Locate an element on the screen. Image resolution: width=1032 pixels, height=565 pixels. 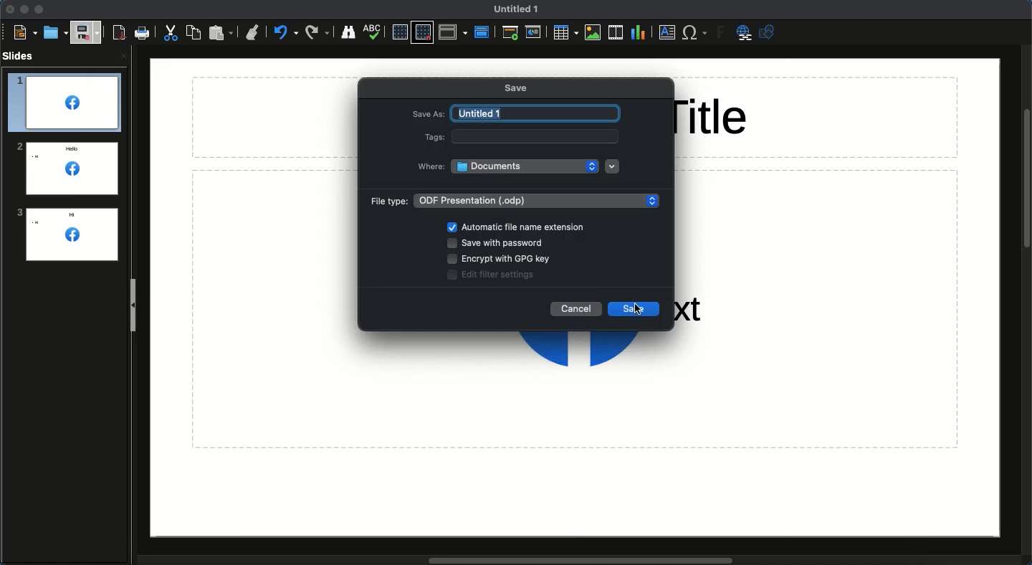
Close is located at coordinates (8, 11).